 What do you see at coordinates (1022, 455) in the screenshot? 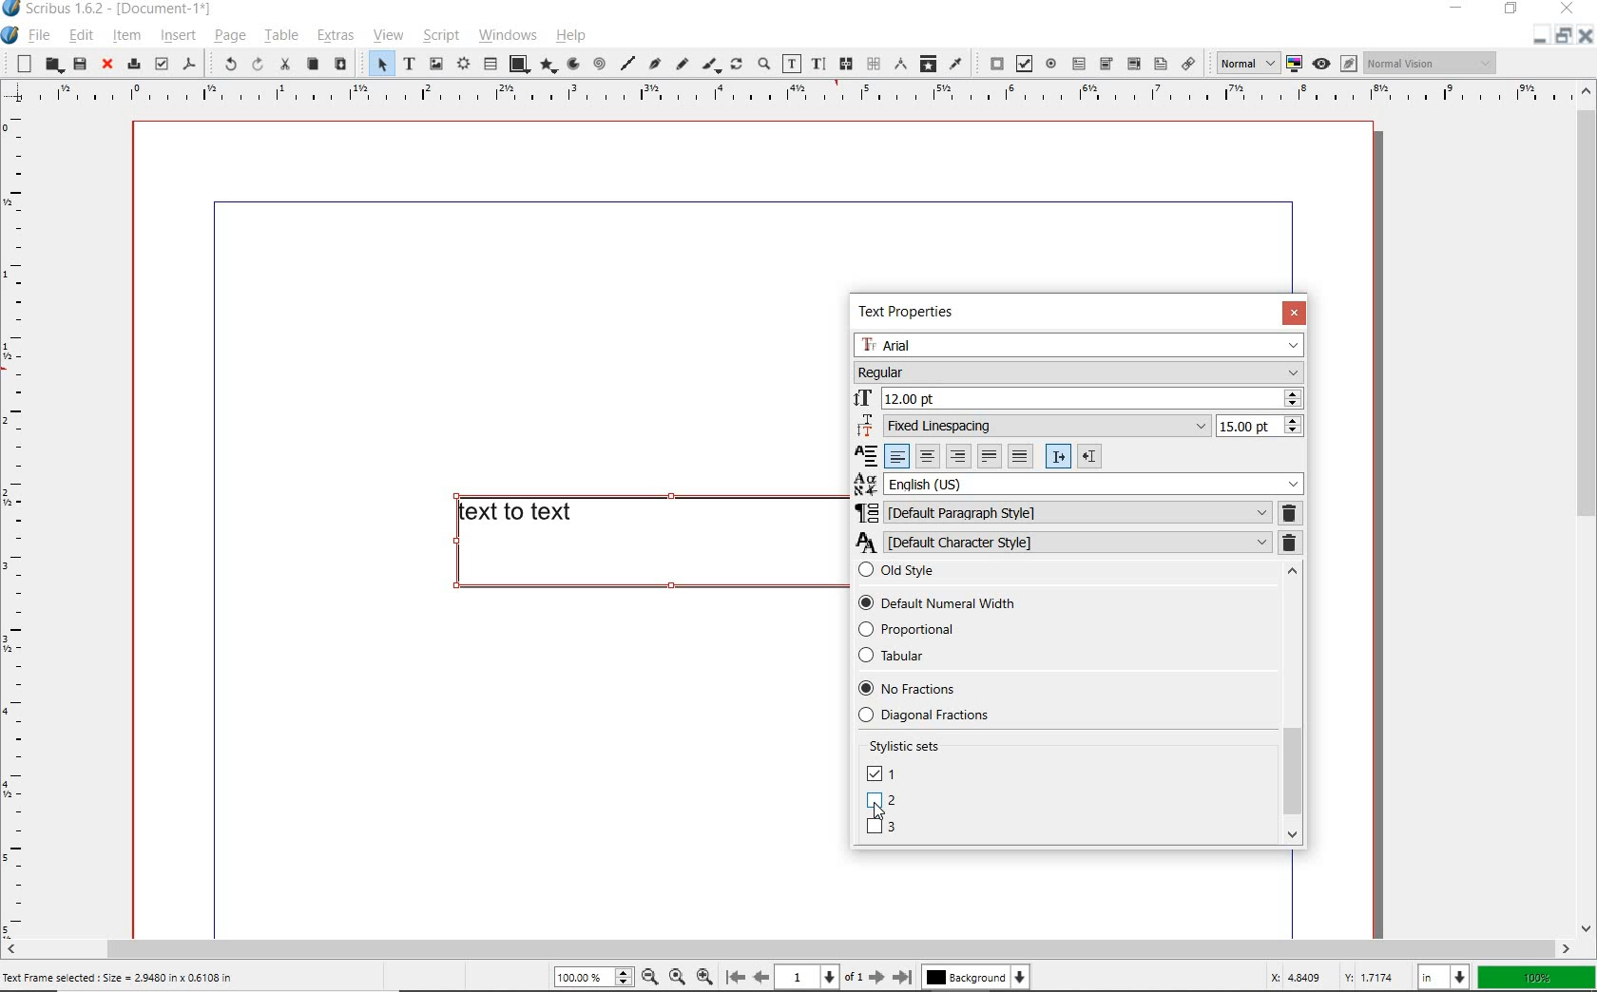
I see `Forced justified` at bounding box center [1022, 455].